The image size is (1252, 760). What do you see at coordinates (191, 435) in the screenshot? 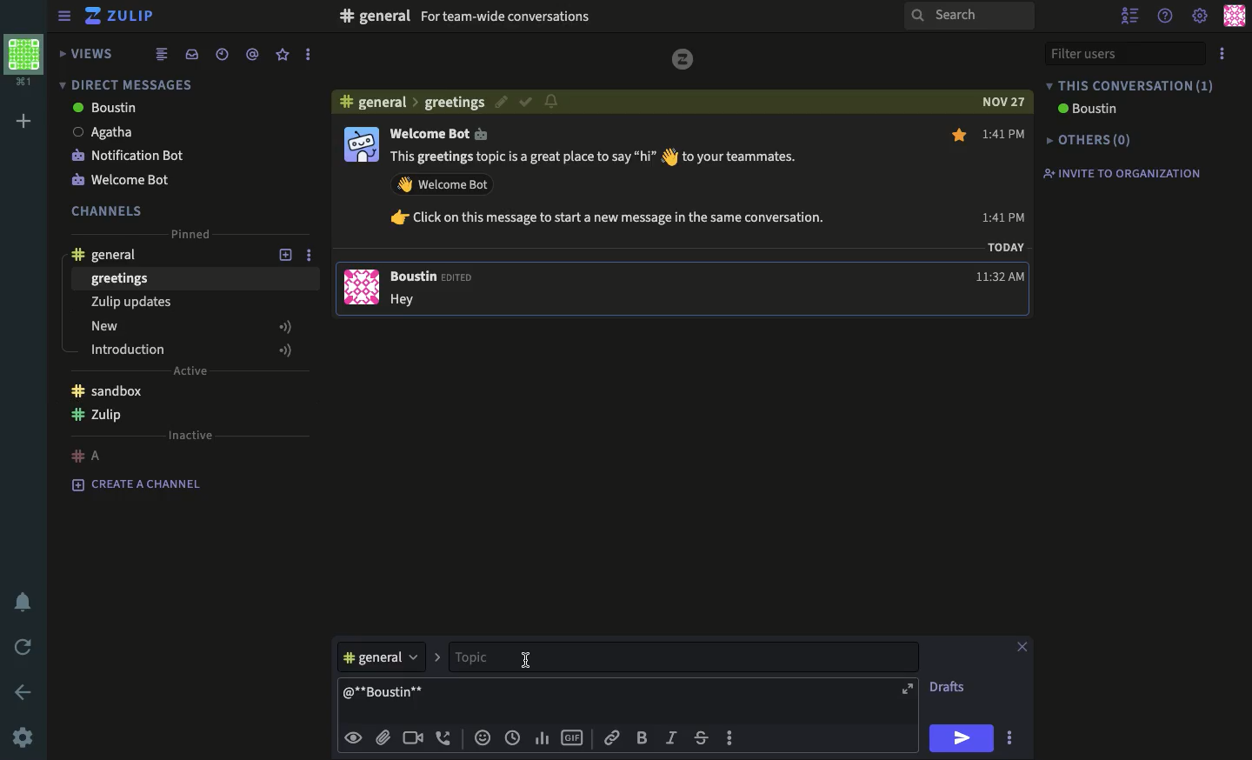
I see `inactive` at bounding box center [191, 435].